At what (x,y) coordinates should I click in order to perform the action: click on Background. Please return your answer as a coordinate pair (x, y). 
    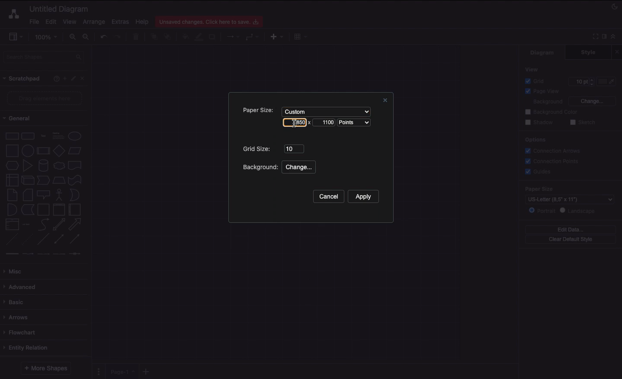
    Looking at the image, I should click on (259, 167).